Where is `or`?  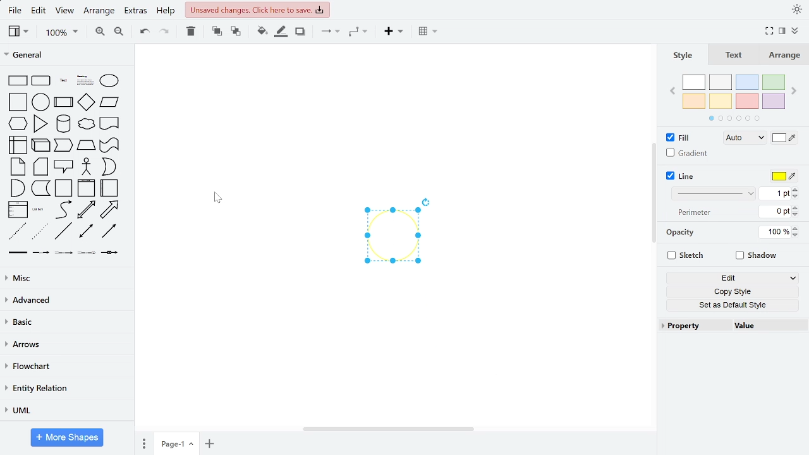 or is located at coordinates (109, 166).